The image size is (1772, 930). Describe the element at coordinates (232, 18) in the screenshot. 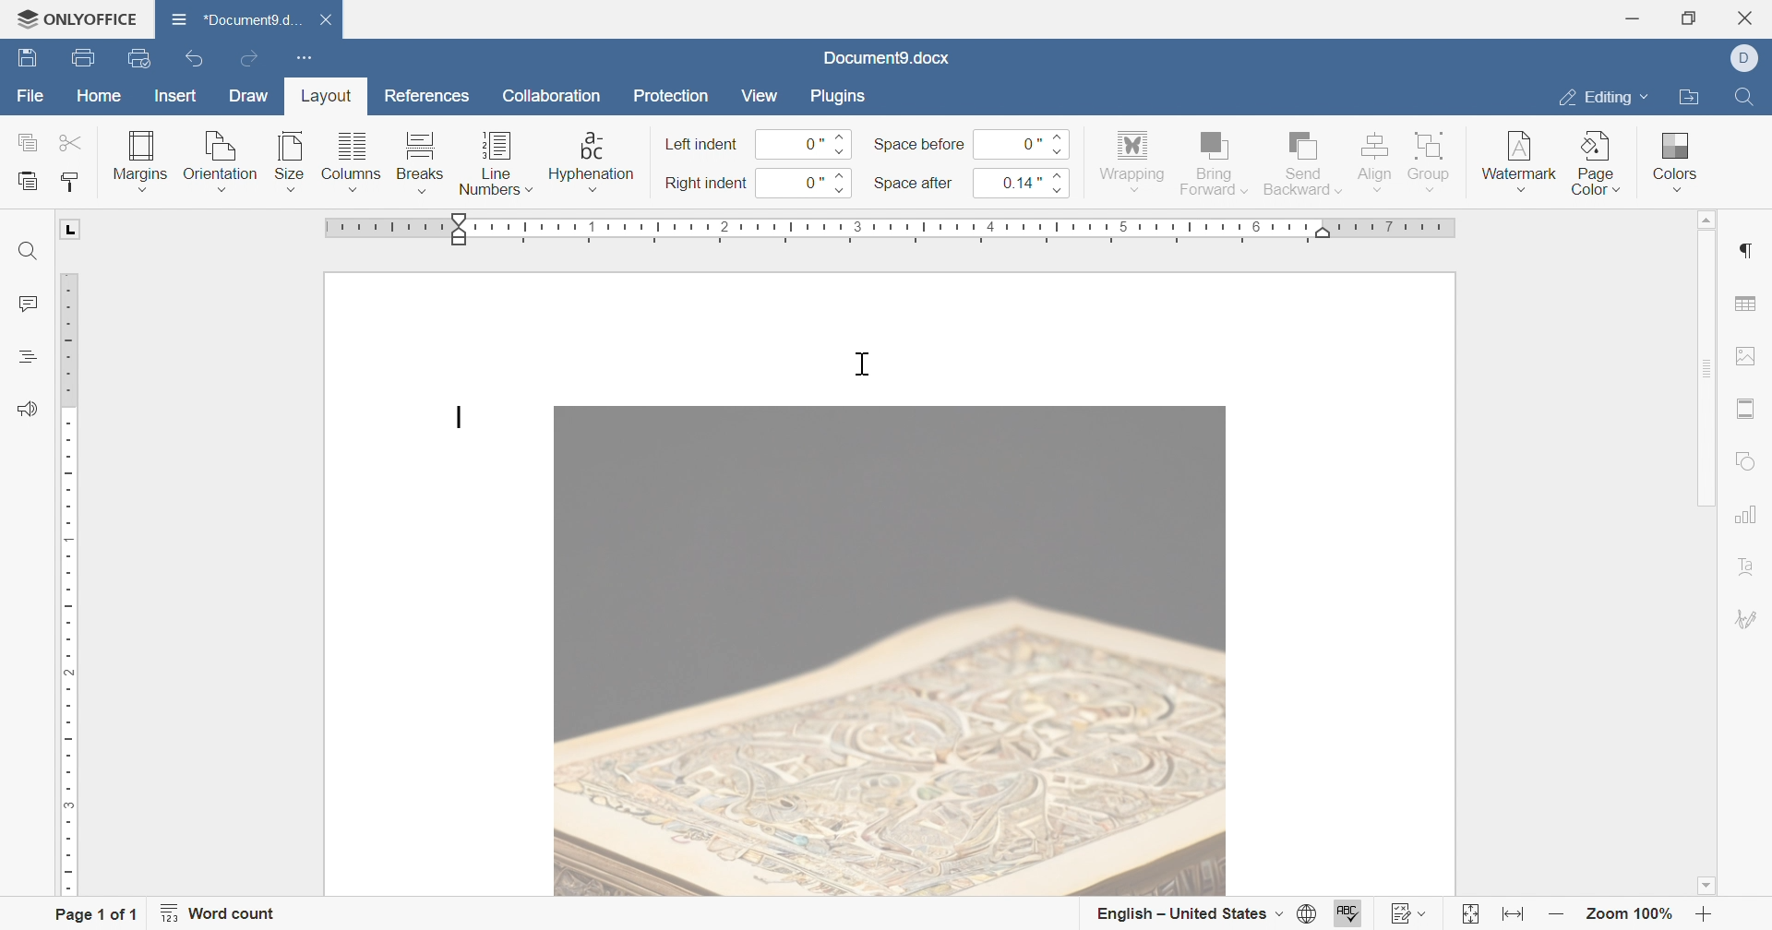

I see `document name` at that location.